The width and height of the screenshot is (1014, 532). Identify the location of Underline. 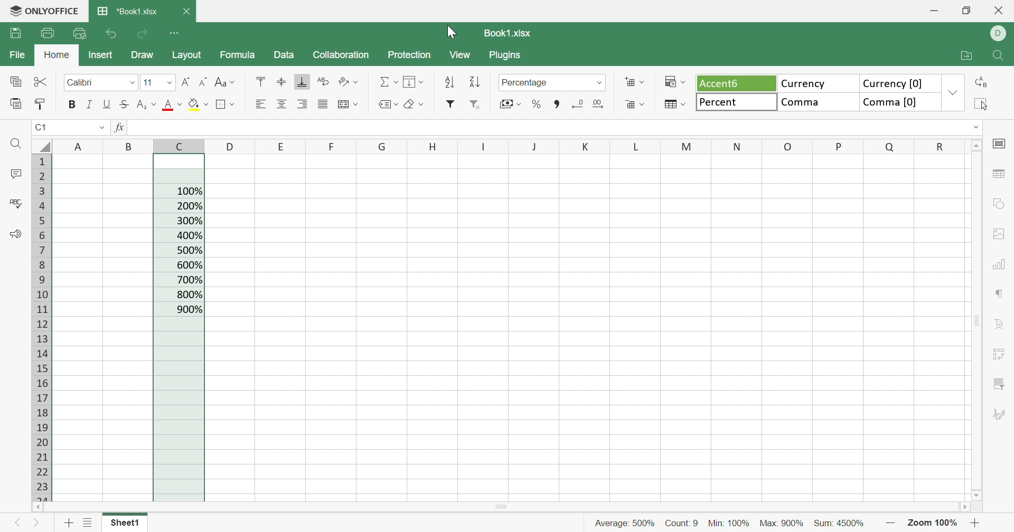
(107, 104).